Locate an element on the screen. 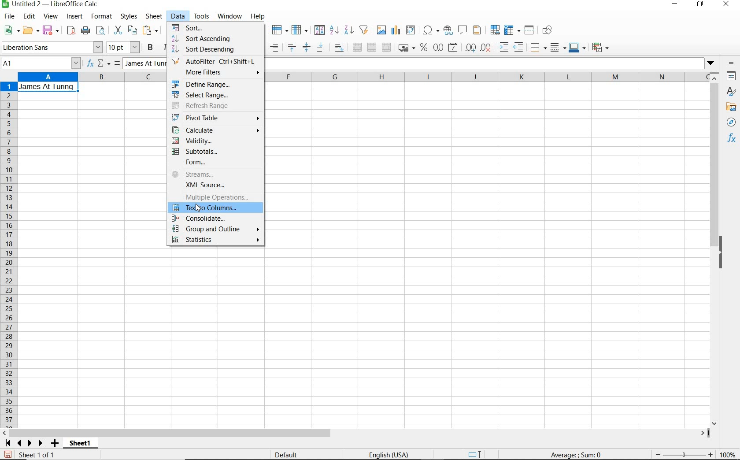 The width and height of the screenshot is (740, 460). scrollbar is located at coordinates (356, 434).